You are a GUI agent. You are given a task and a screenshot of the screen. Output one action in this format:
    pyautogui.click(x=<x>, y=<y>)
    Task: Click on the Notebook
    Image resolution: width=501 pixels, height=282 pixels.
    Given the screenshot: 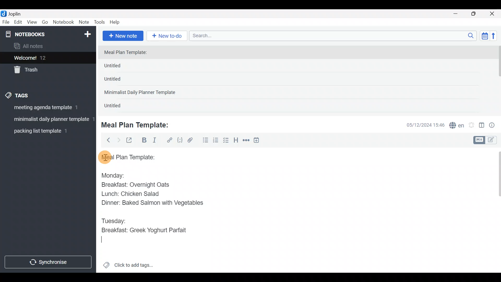 What is the action you would take?
    pyautogui.click(x=64, y=22)
    